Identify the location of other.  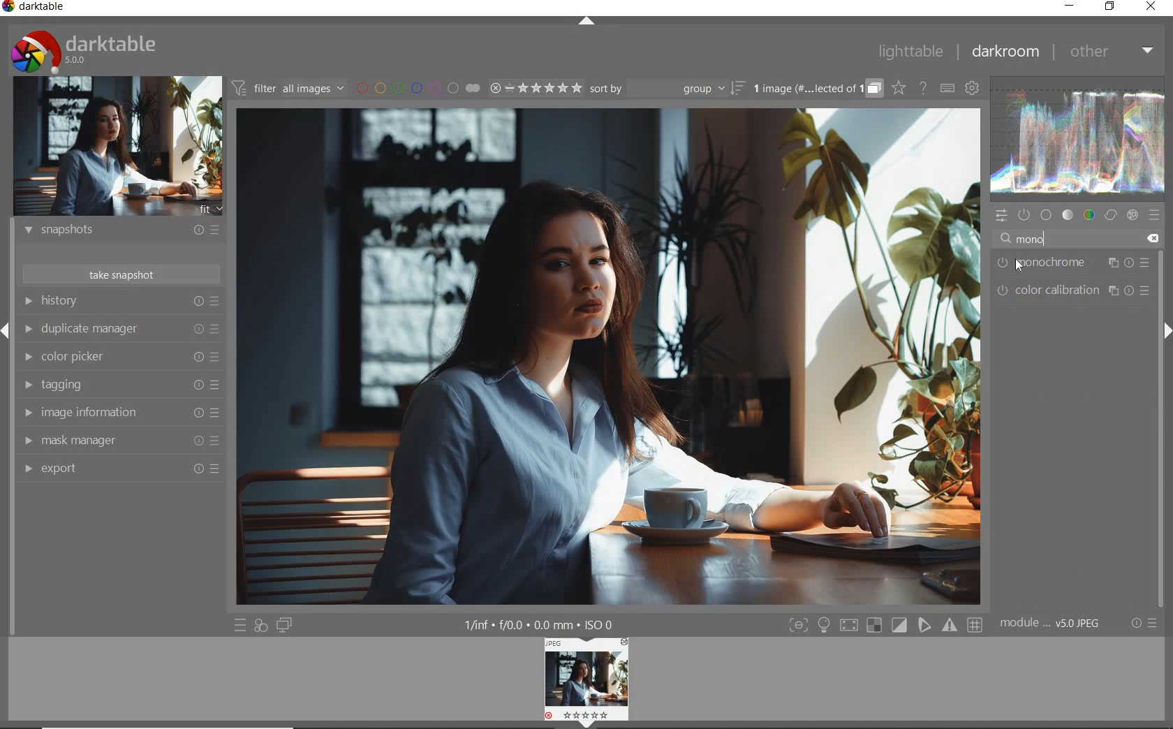
(1113, 52).